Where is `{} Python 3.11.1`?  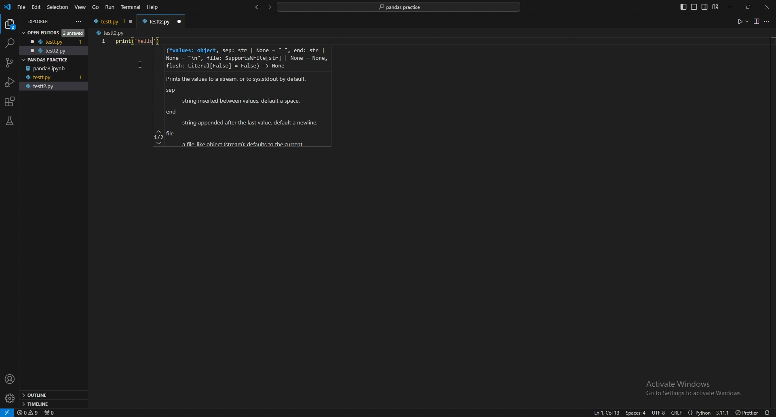
{} Python 3.11.1 is located at coordinates (709, 411).